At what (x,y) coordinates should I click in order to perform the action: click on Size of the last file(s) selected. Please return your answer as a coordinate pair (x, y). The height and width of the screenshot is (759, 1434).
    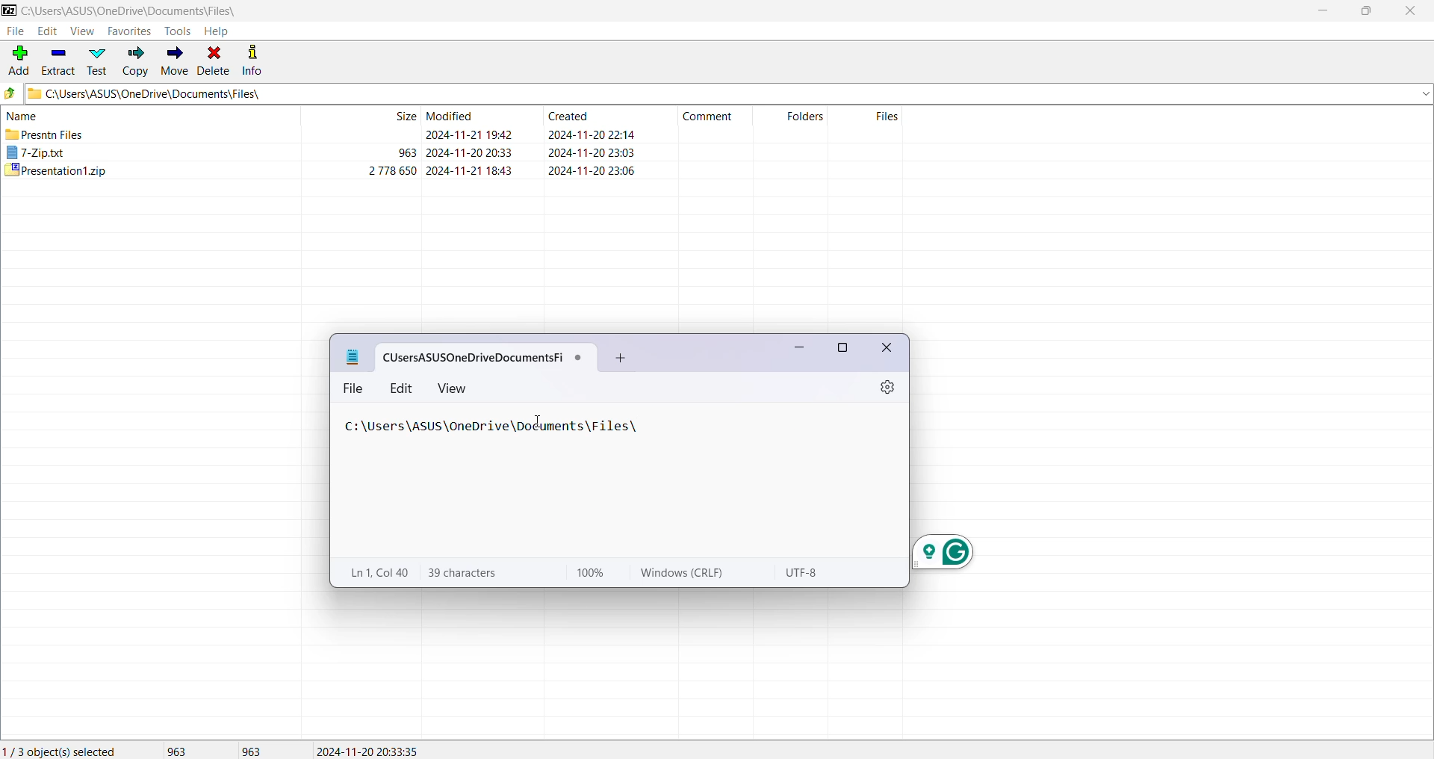
    Looking at the image, I should click on (252, 750).